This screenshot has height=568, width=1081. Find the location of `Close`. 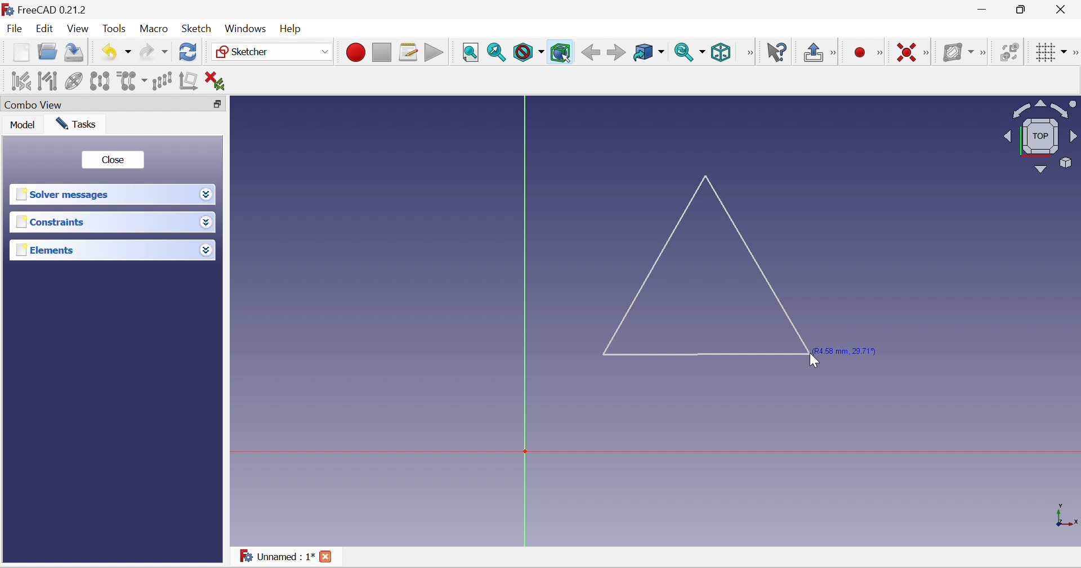

Close is located at coordinates (114, 160).